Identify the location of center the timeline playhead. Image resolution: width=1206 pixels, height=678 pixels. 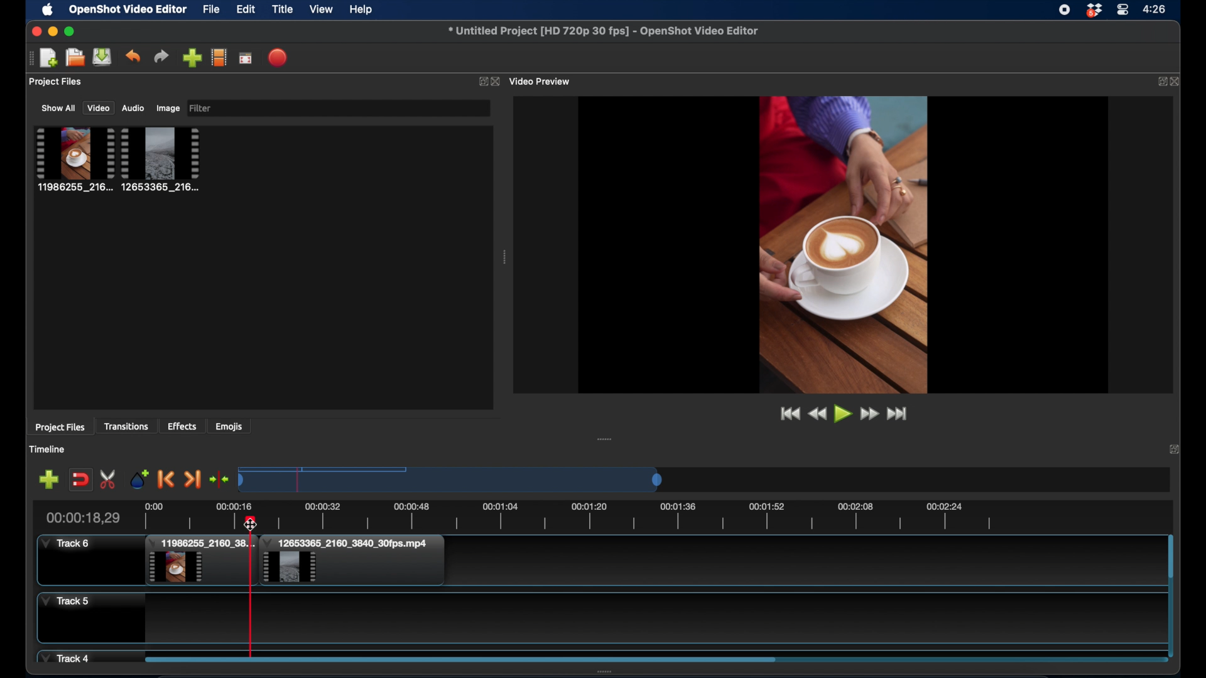
(220, 480).